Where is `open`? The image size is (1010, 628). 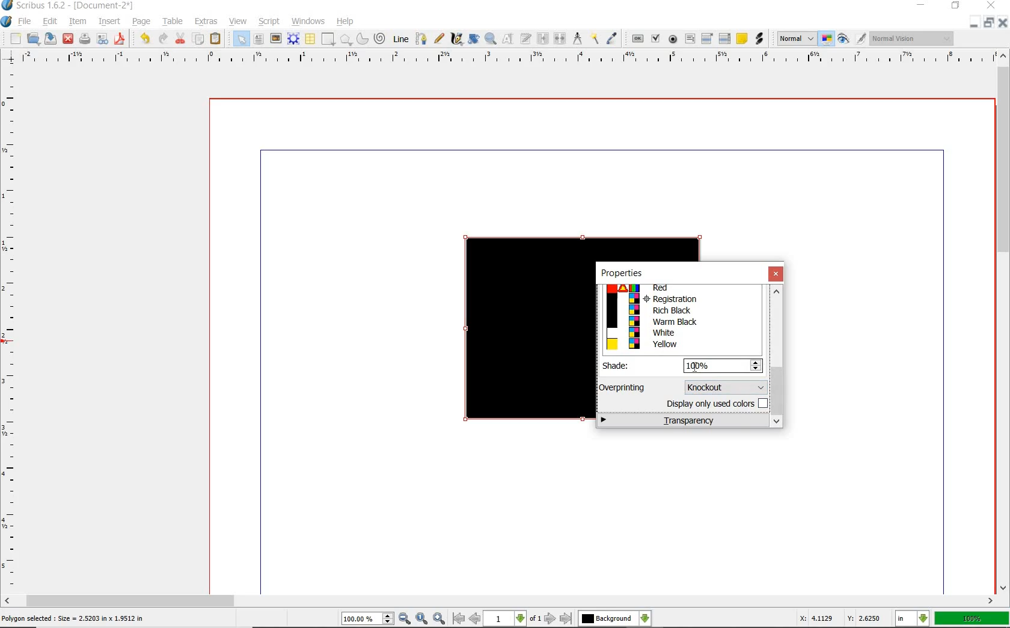
open is located at coordinates (32, 40).